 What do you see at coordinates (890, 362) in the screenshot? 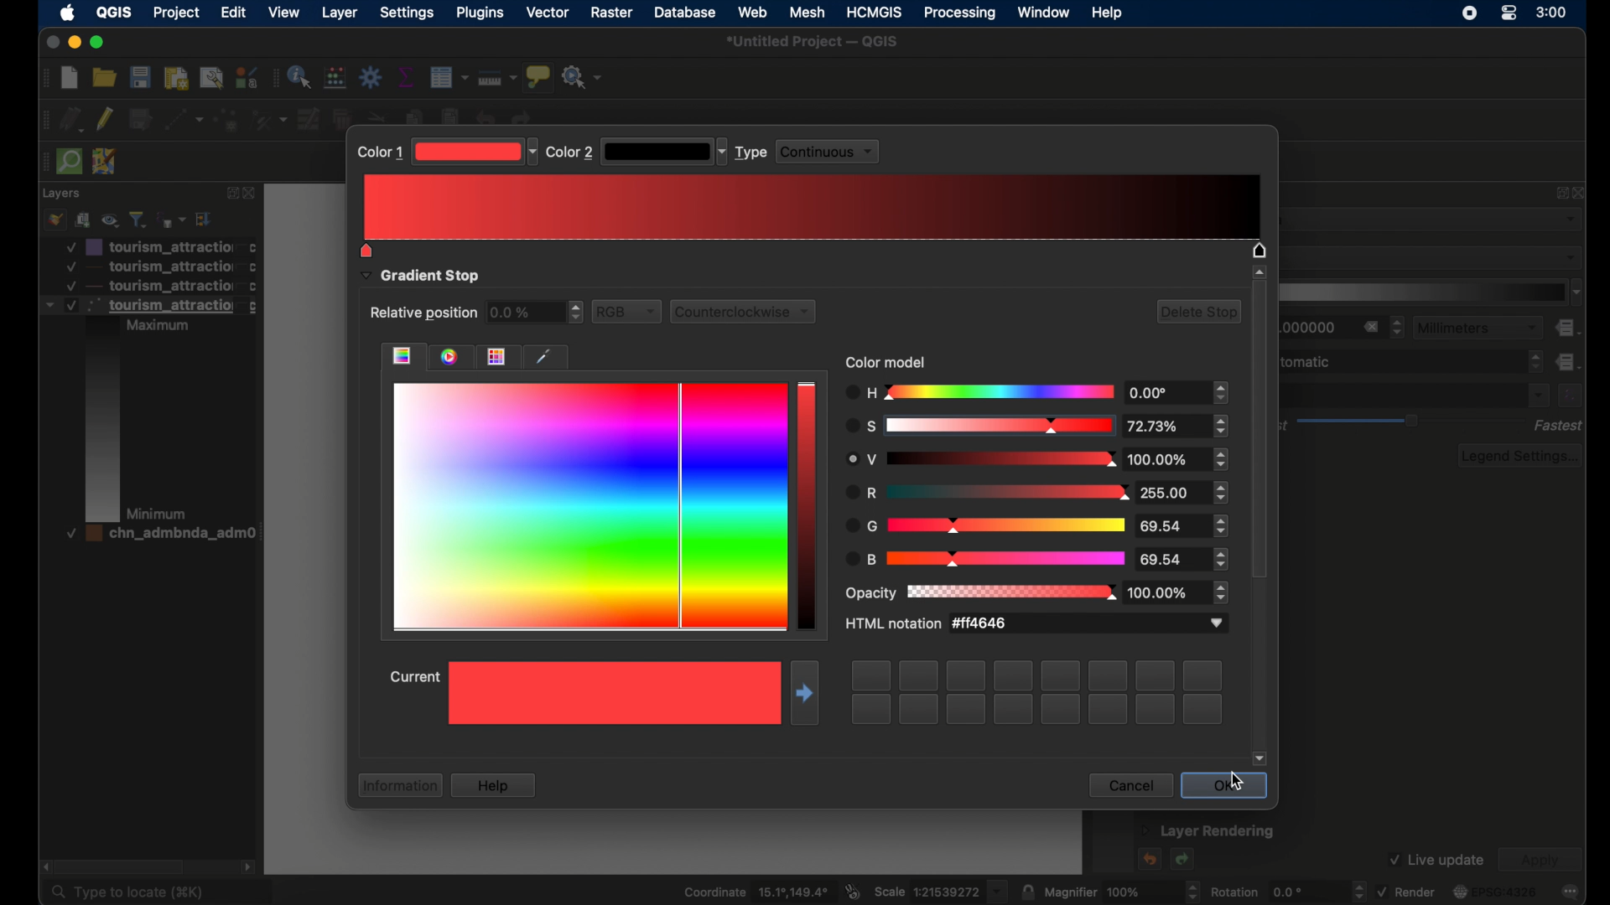
I see `color model` at bounding box center [890, 362].